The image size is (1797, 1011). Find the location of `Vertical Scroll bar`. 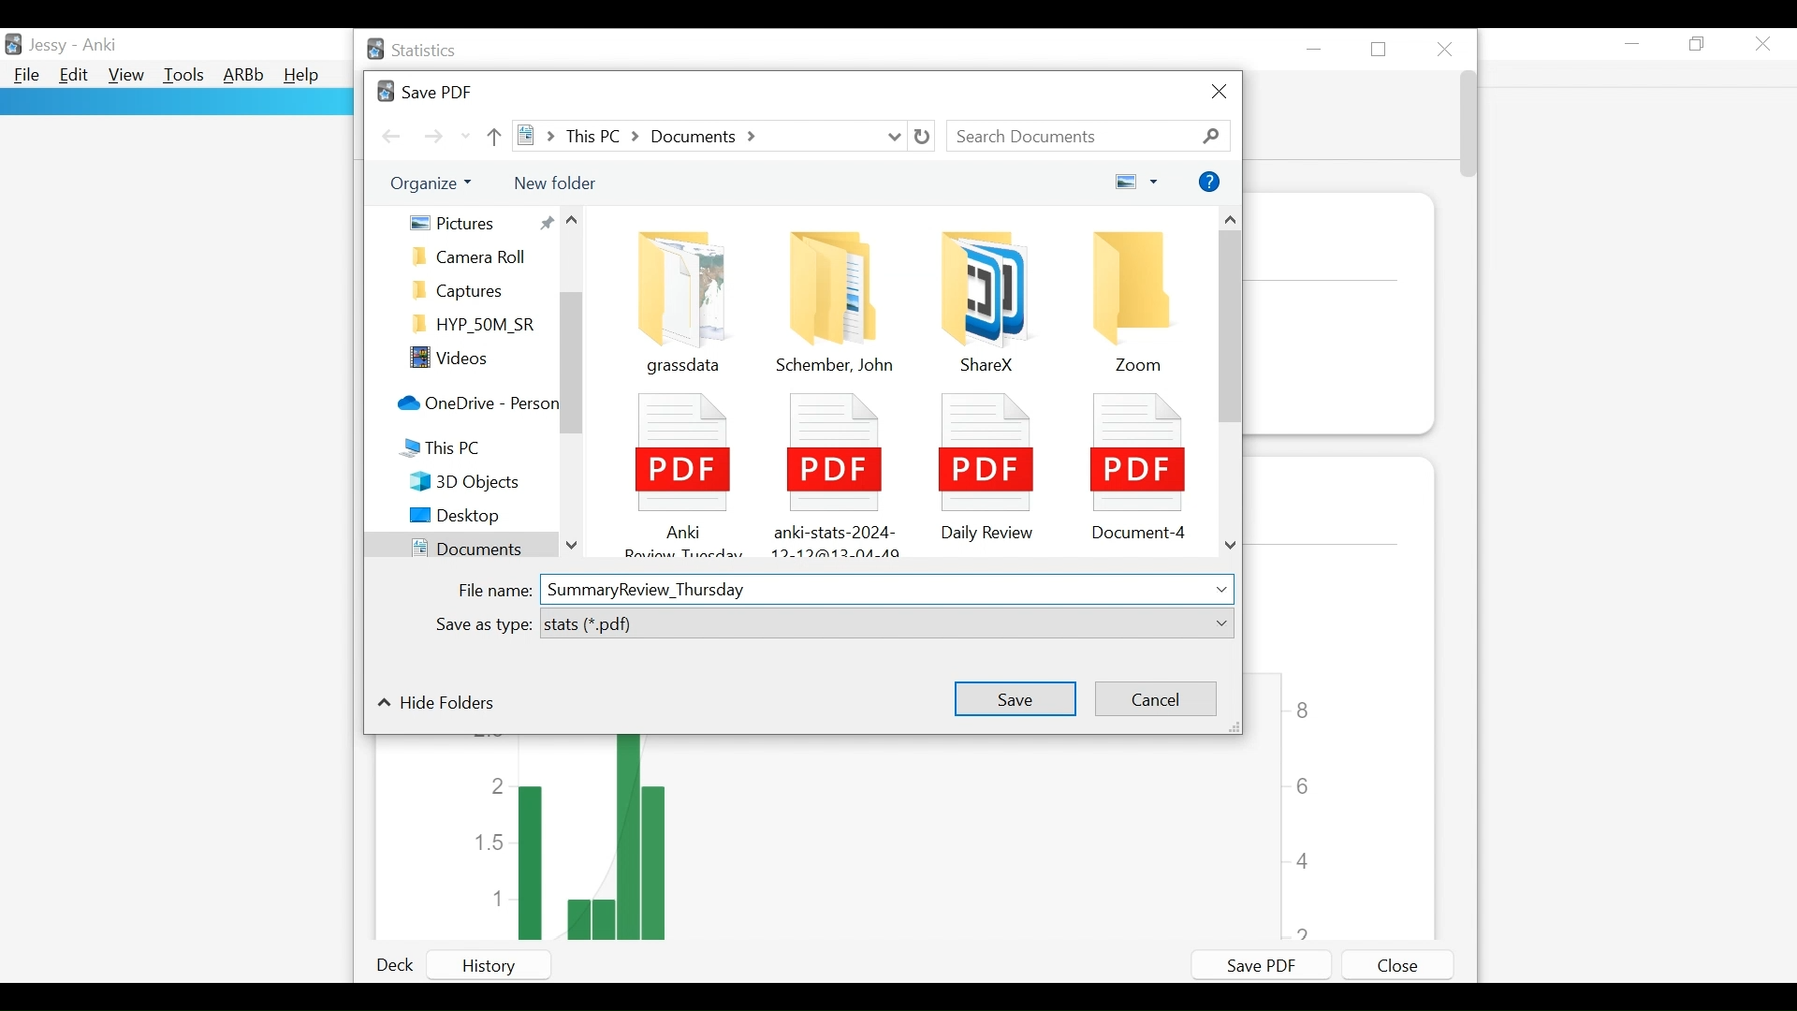

Vertical Scroll bar is located at coordinates (572, 365).